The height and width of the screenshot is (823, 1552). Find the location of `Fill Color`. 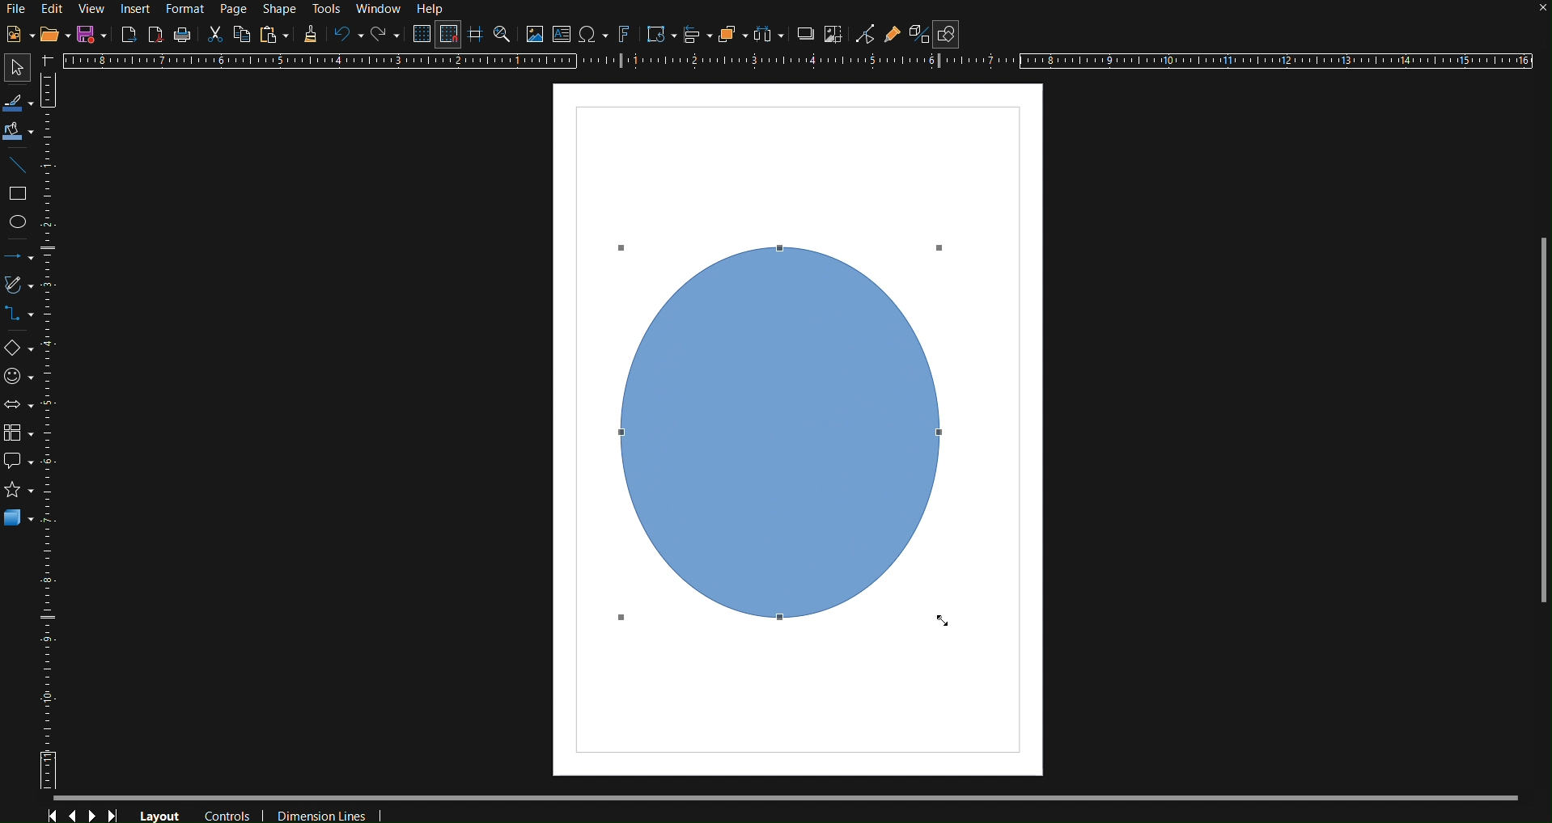

Fill Color is located at coordinates (19, 133).